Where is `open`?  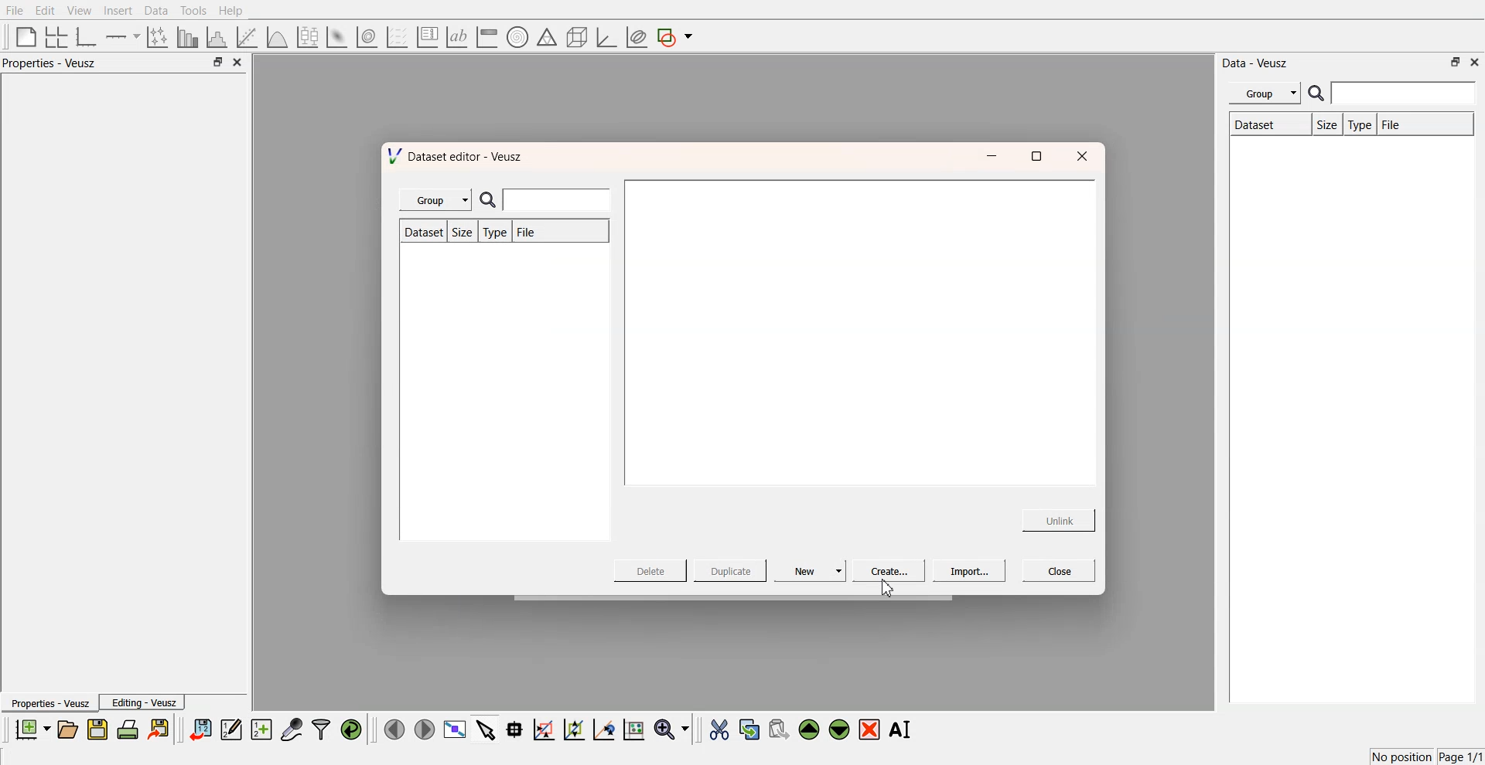
open is located at coordinates (67, 729).